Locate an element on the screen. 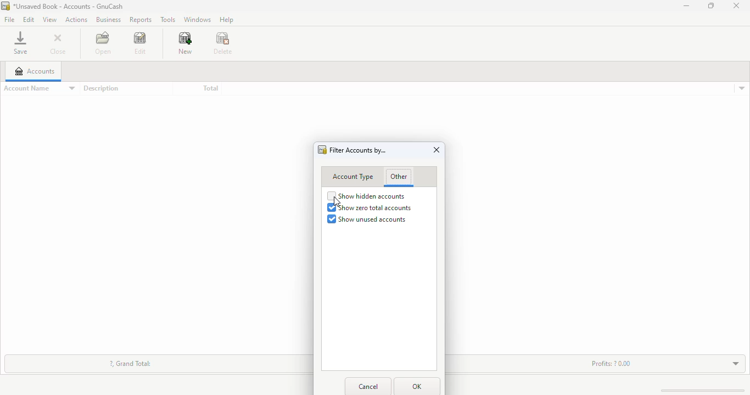  reports is located at coordinates (140, 20).